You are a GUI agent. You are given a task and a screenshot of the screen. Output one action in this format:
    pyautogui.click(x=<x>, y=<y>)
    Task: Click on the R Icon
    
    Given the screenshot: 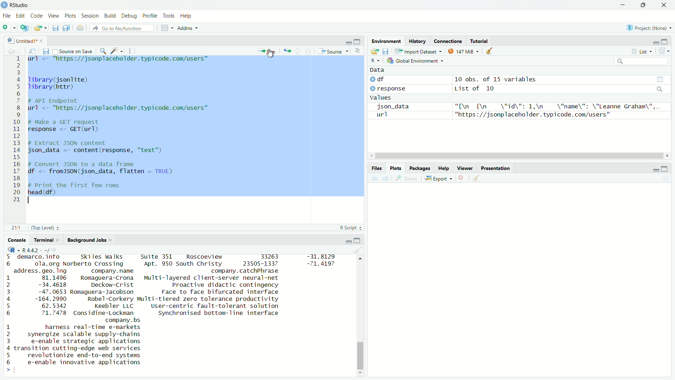 What is the action you would take?
    pyautogui.click(x=13, y=250)
    